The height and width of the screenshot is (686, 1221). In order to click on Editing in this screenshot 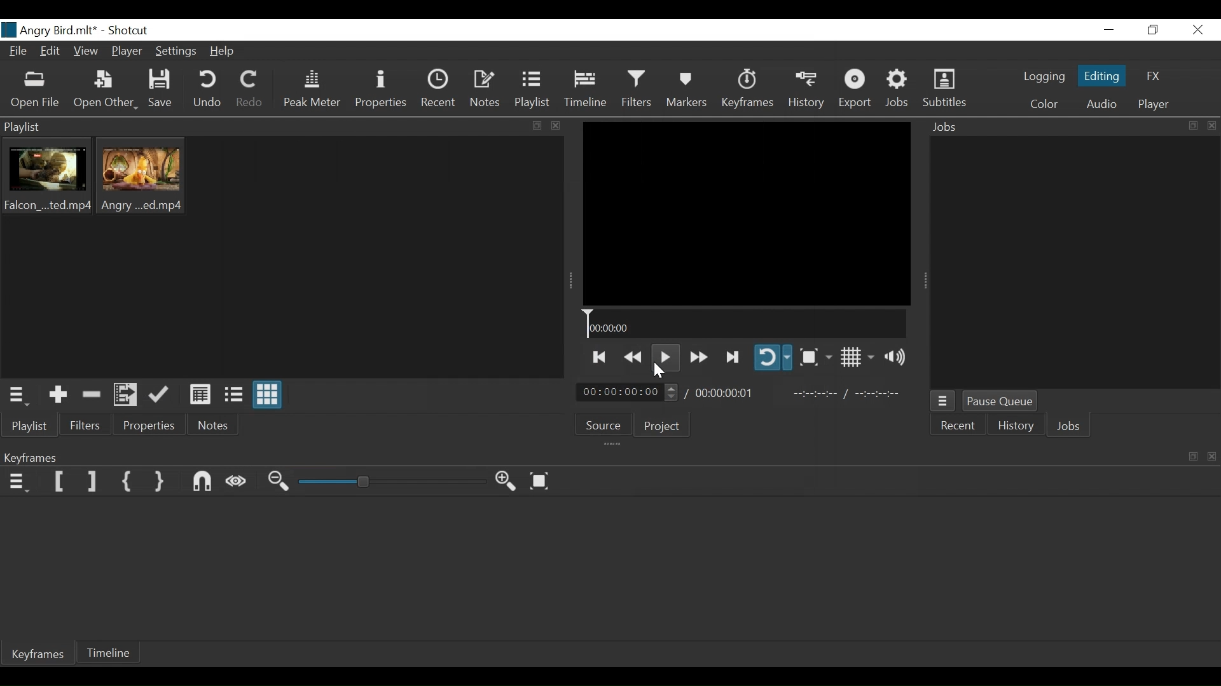, I will do `click(1104, 76)`.